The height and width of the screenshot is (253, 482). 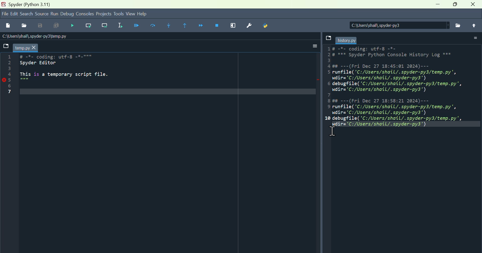 I want to click on Run selection, so click(x=123, y=25).